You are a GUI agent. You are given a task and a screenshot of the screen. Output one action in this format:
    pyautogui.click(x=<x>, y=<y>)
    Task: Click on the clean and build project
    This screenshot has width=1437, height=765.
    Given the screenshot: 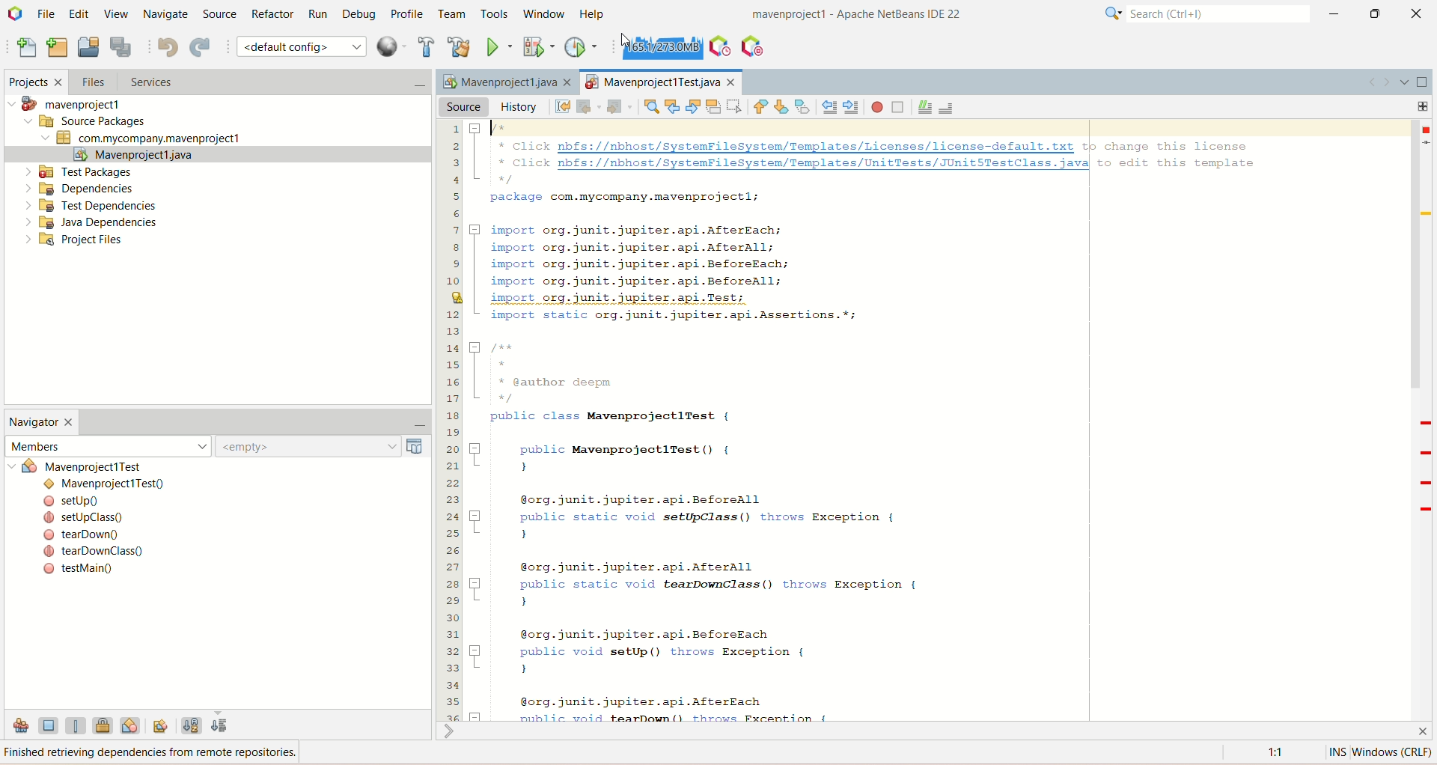 What is the action you would take?
    pyautogui.click(x=459, y=46)
    